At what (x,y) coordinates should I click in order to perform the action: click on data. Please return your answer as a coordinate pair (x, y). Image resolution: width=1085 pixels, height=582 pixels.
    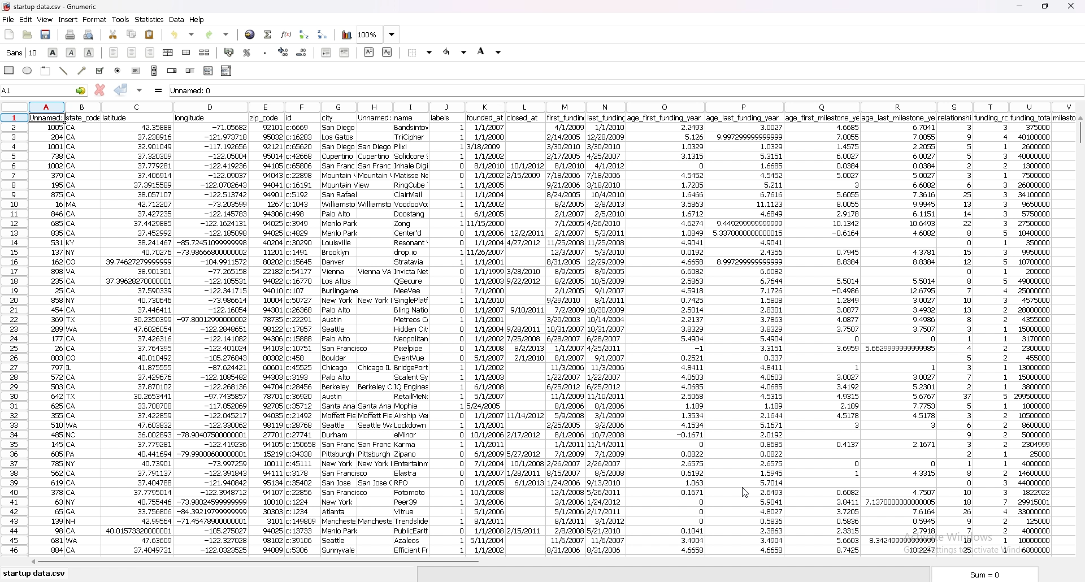
    Looking at the image, I should click on (410, 335).